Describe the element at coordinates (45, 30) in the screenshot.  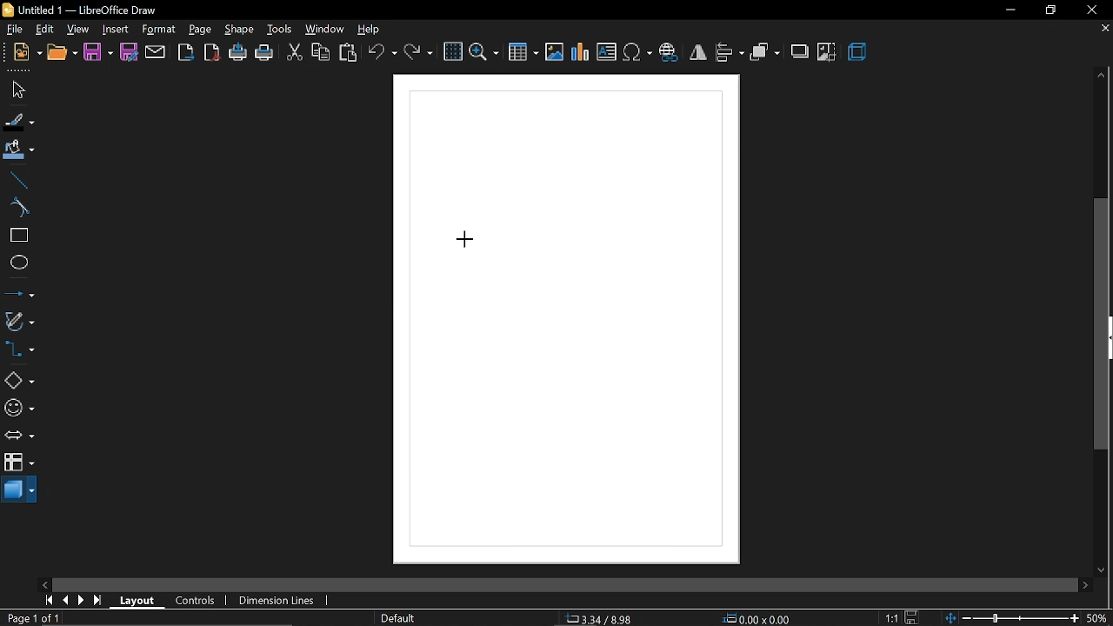
I see `edit` at that location.